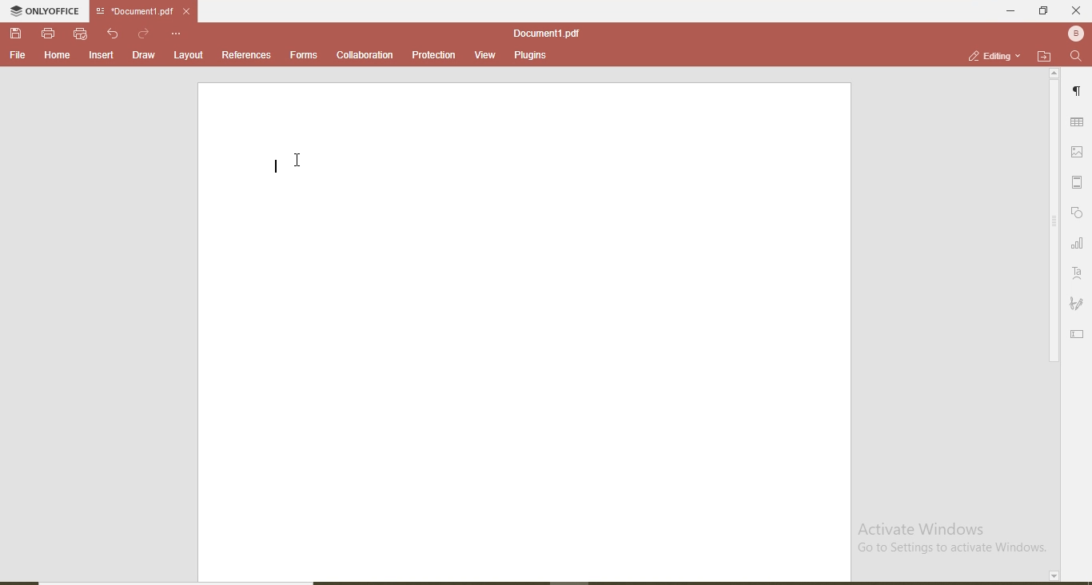  Describe the element at coordinates (1074, 33) in the screenshot. I see `user` at that location.